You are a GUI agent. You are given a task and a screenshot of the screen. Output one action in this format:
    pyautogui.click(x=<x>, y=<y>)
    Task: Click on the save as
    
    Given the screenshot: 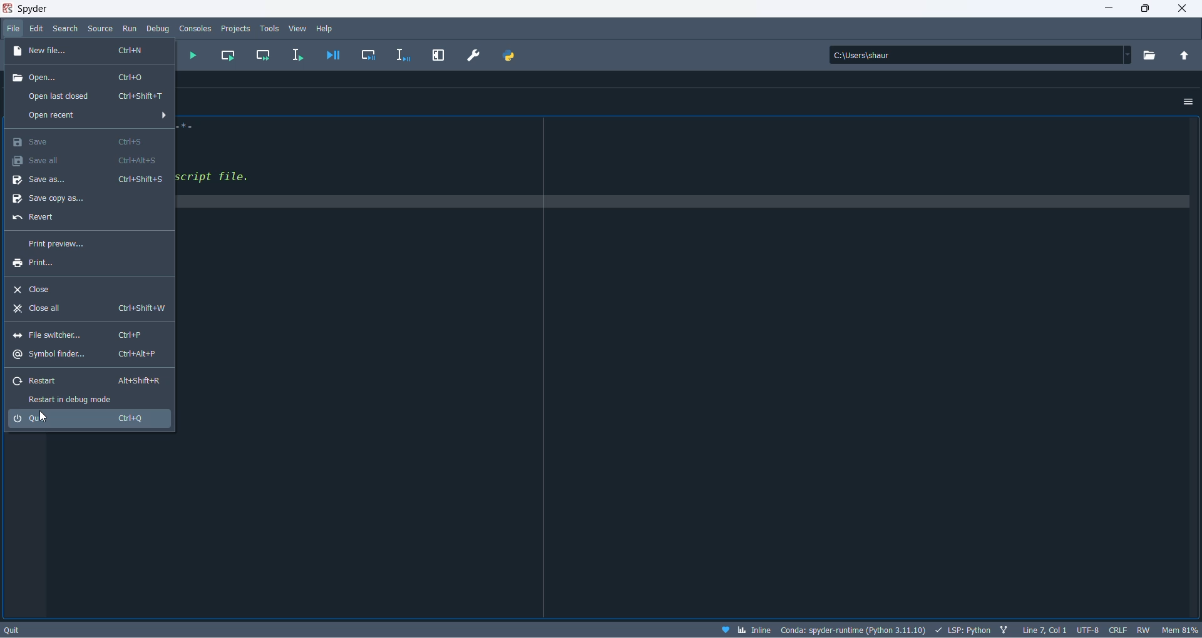 What is the action you would take?
    pyautogui.click(x=88, y=180)
    